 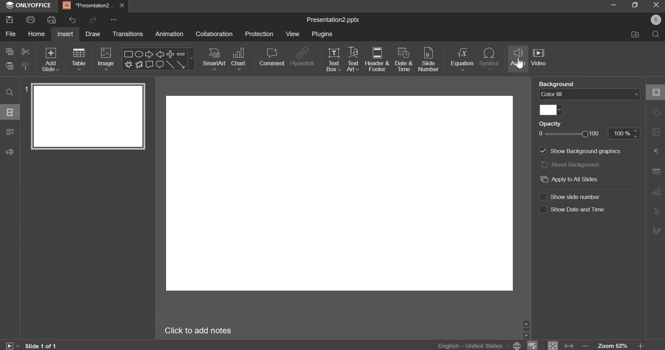 I want to click on table settings, so click(x=656, y=171).